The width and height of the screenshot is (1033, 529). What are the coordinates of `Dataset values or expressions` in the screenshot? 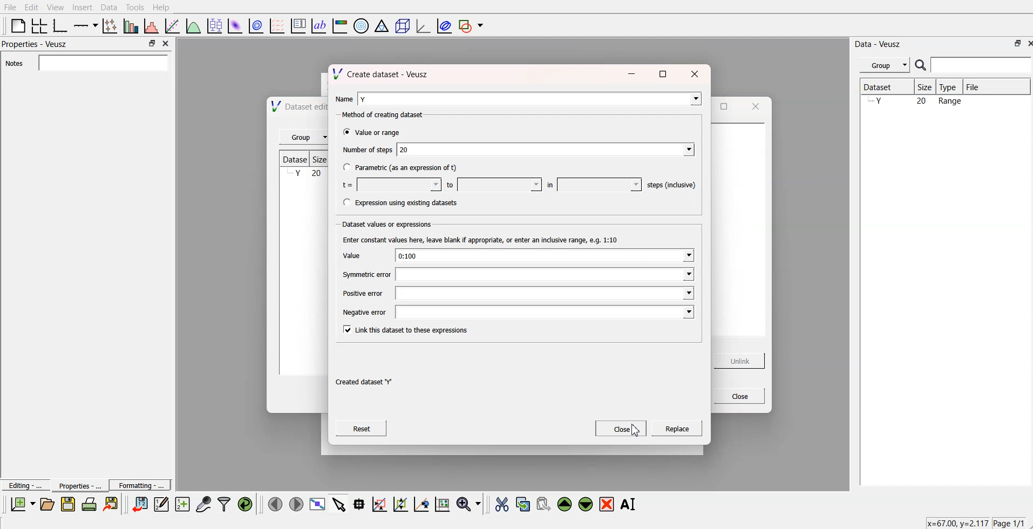 It's located at (385, 223).